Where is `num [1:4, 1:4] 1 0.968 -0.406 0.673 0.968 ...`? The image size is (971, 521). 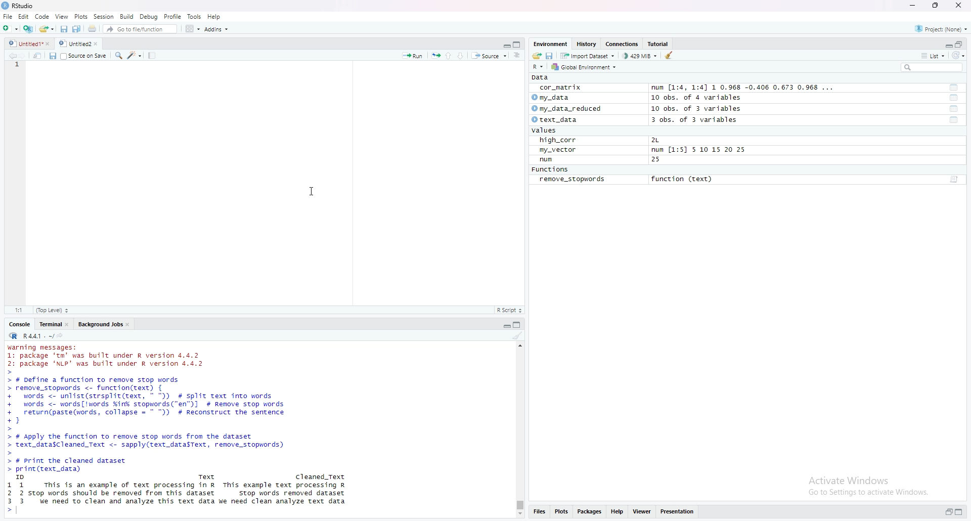 num [1:4, 1:4] 1 0.968 -0.406 0.673 0.968 ... is located at coordinates (743, 86).